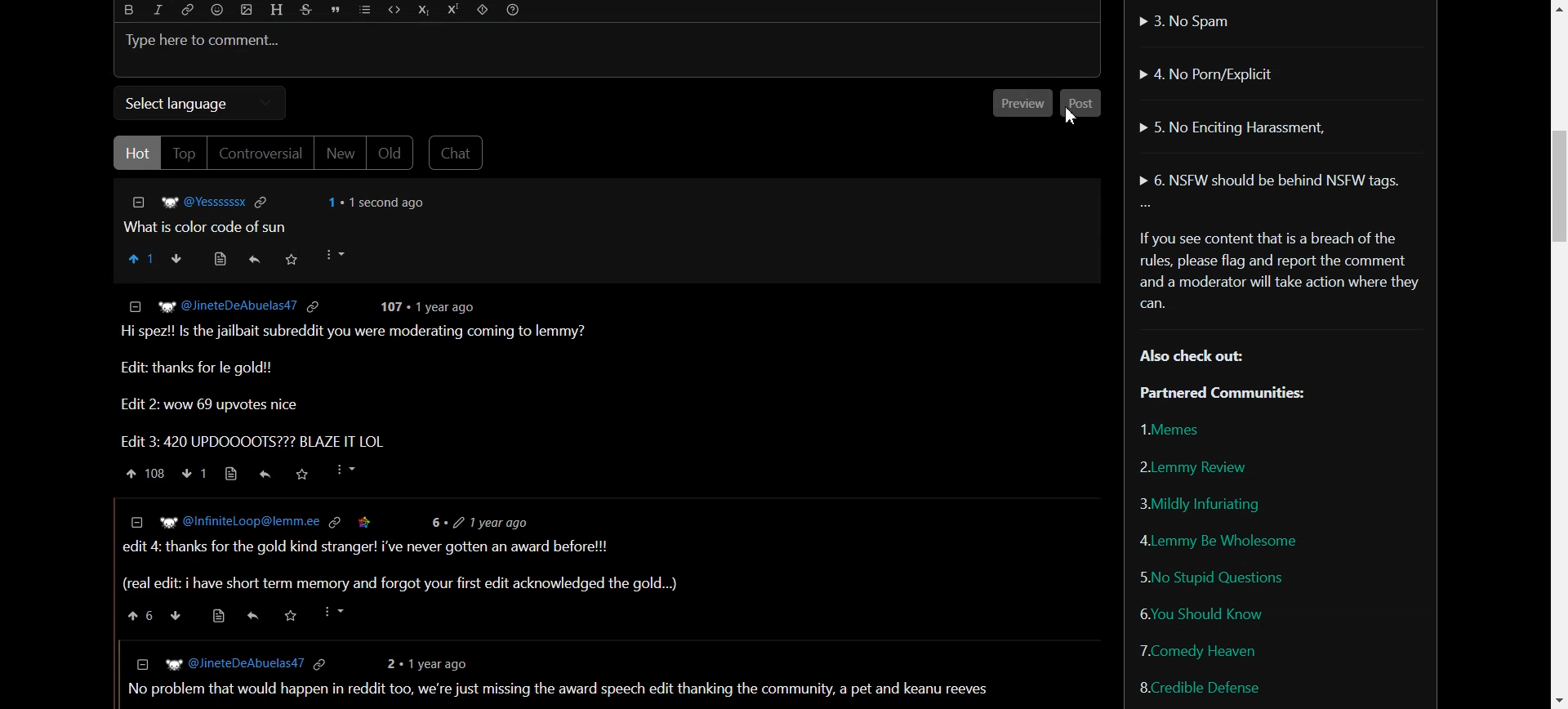  I want to click on Upload Image, so click(246, 10).